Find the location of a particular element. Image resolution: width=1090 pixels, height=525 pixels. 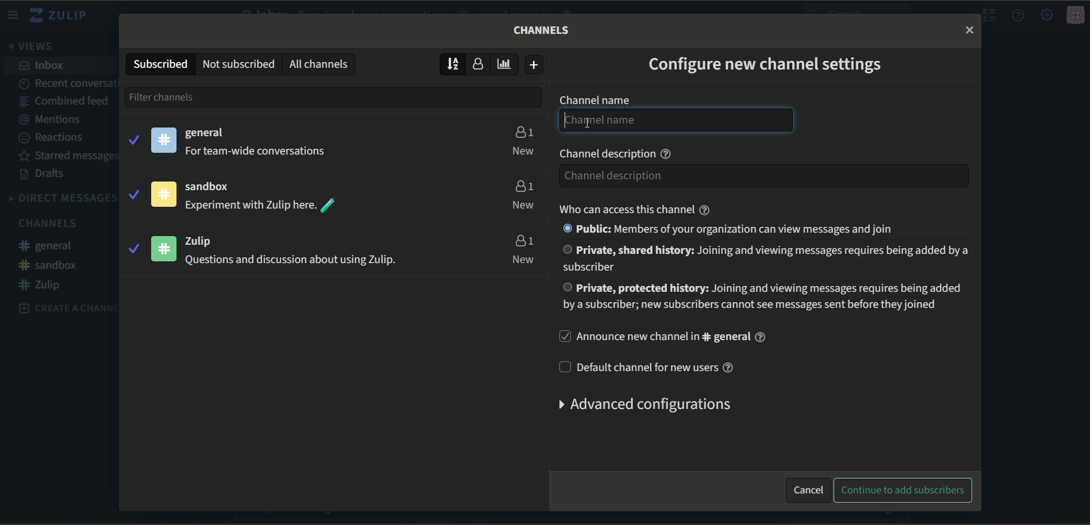

new is located at coordinates (523, 150).